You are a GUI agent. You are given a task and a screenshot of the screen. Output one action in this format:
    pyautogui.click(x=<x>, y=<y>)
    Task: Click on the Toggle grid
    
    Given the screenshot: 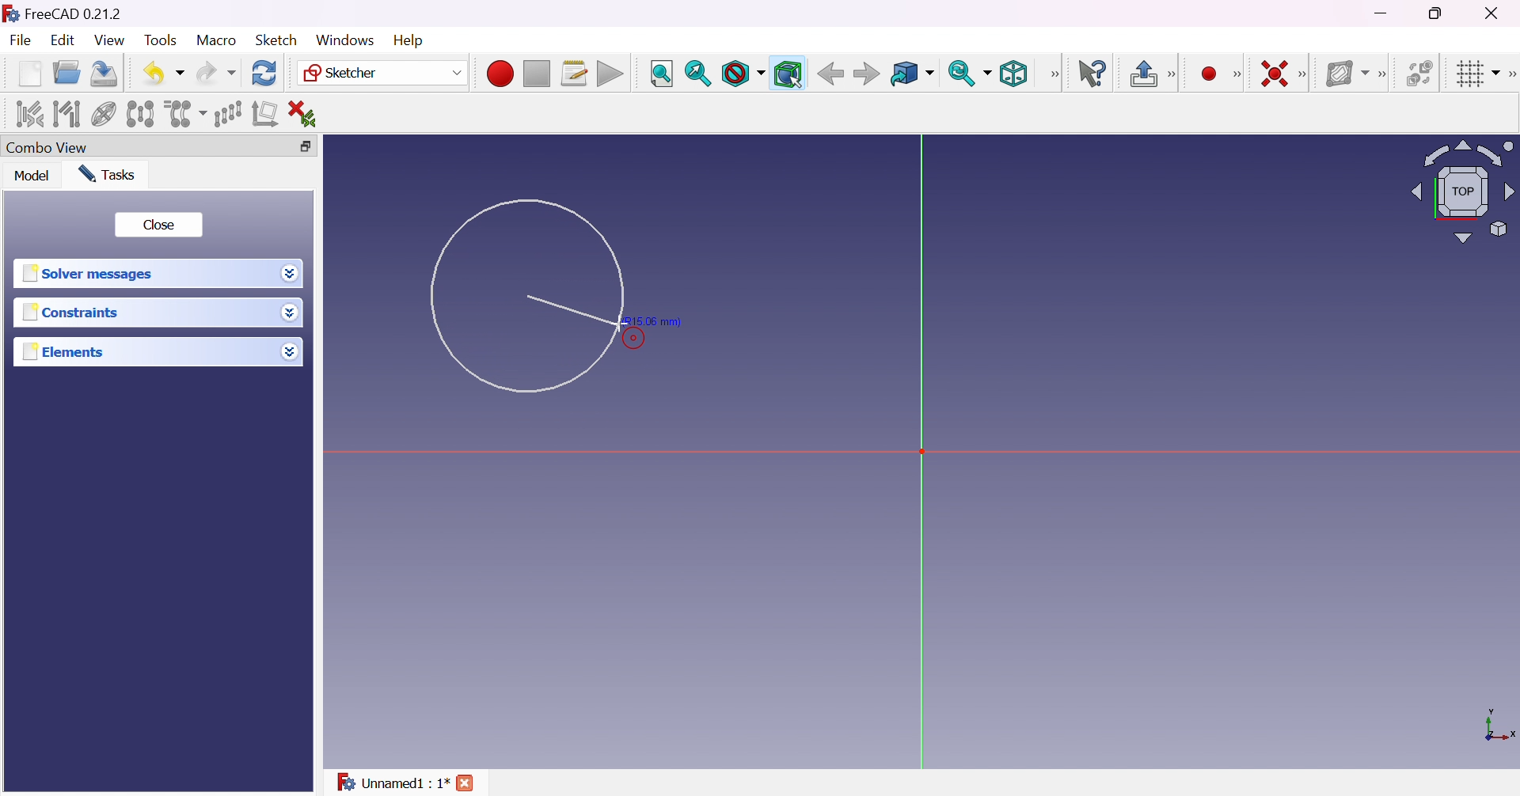 What is the action you would take?
    pyautogui.click(x=1476, y=73)
    